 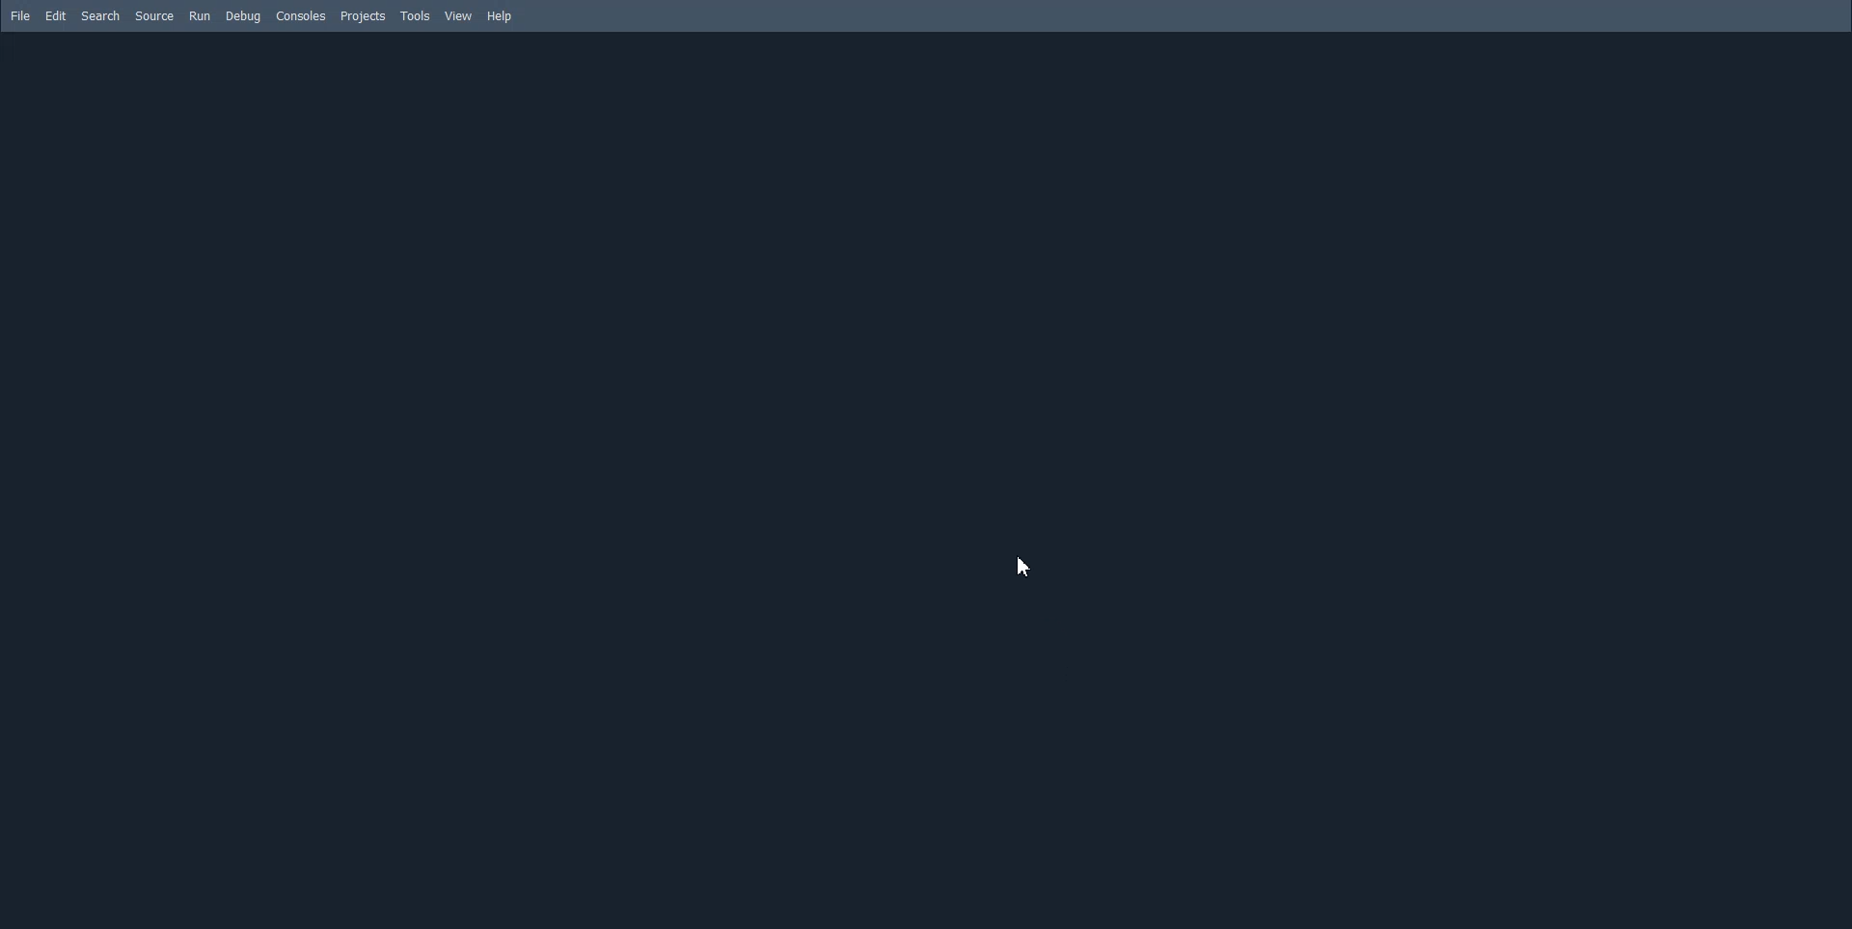 What do you see at coordinates (155, 15) in the screenshot?
I see `Source` at bounding box center [155, 15].